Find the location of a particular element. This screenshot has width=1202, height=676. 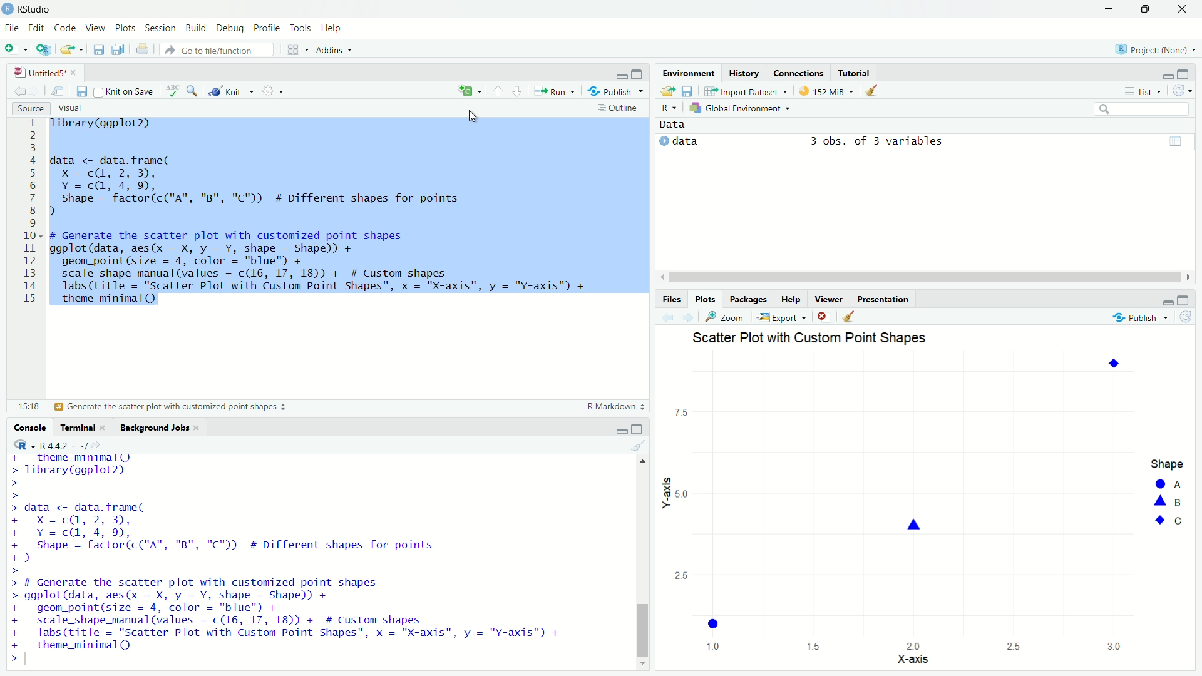

R Markdown is located at coordinates (617, 406).